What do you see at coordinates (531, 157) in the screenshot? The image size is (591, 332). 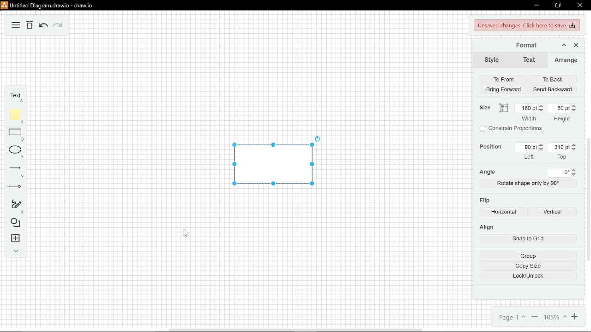 I see `left` at bounding box center [531, 157].